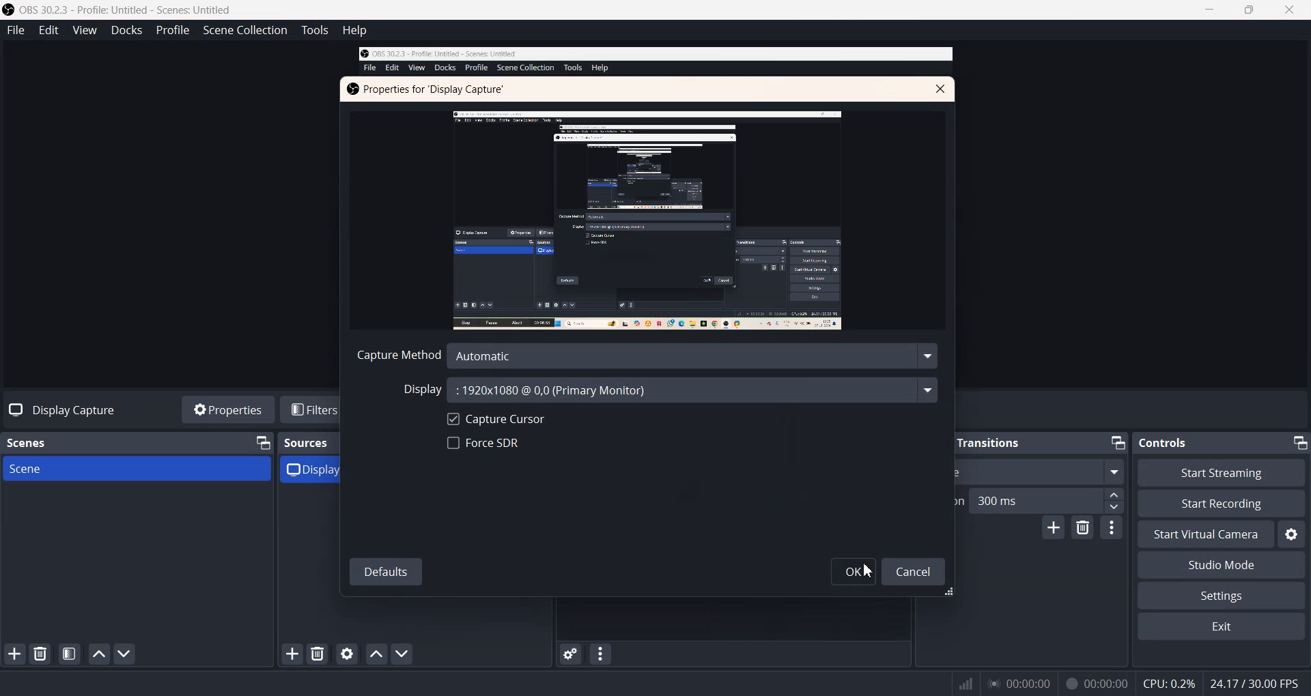 This screenshot has height=696, width=1311. What do you see at coordinates (386, 570) in the screenshot?
I see `Defaults` at bounding box center [386, 570].